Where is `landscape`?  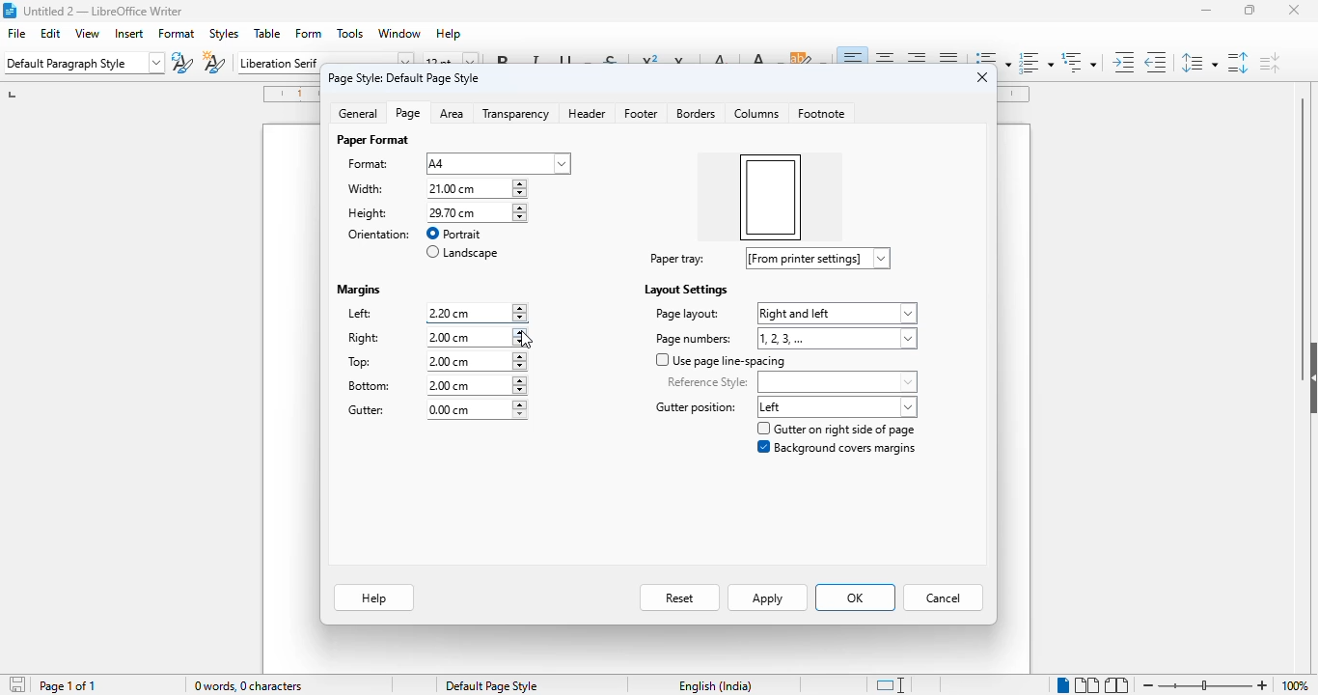
landscape is located at coordinates (463, 252).